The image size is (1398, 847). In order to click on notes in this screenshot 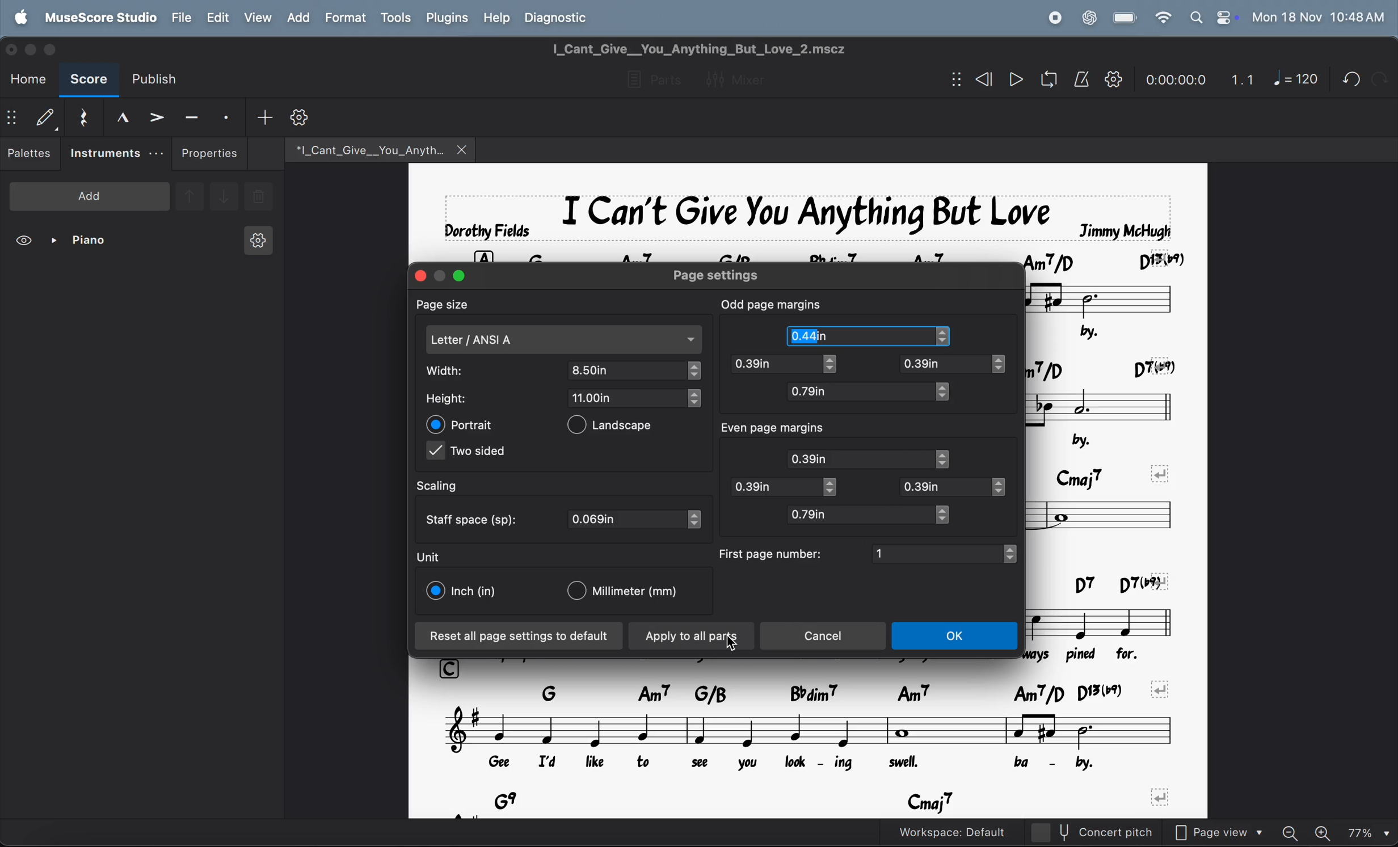, I will do `click(1104, 403)`.